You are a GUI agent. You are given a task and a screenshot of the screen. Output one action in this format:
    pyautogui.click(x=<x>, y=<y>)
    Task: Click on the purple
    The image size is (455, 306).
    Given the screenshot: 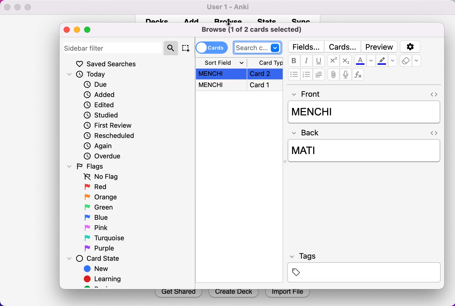 What is the action you would take?
    pyautogui.click(x=101, y=248)
    